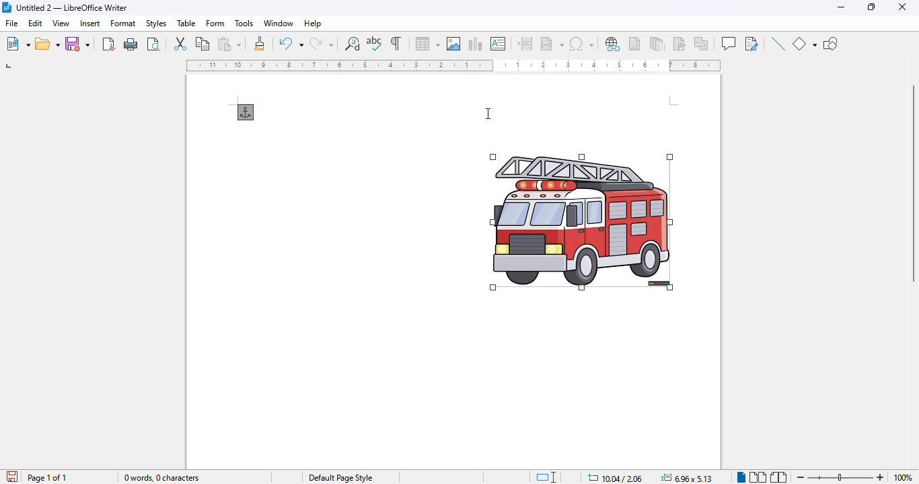  Describe the element at coordinates (72, 7) in the screenshot. I see `title` at that location.